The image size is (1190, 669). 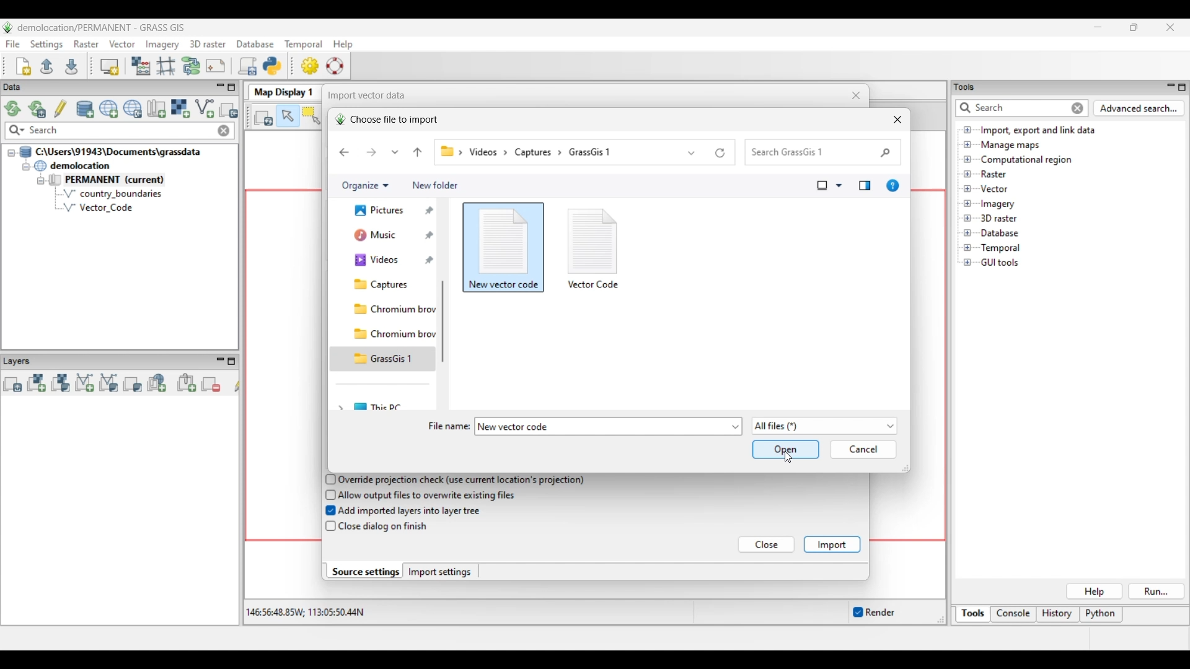 What do you see at coordinates (327, 511) in the screenshot?
I see `checkbox` at bounding box center [327, 511].